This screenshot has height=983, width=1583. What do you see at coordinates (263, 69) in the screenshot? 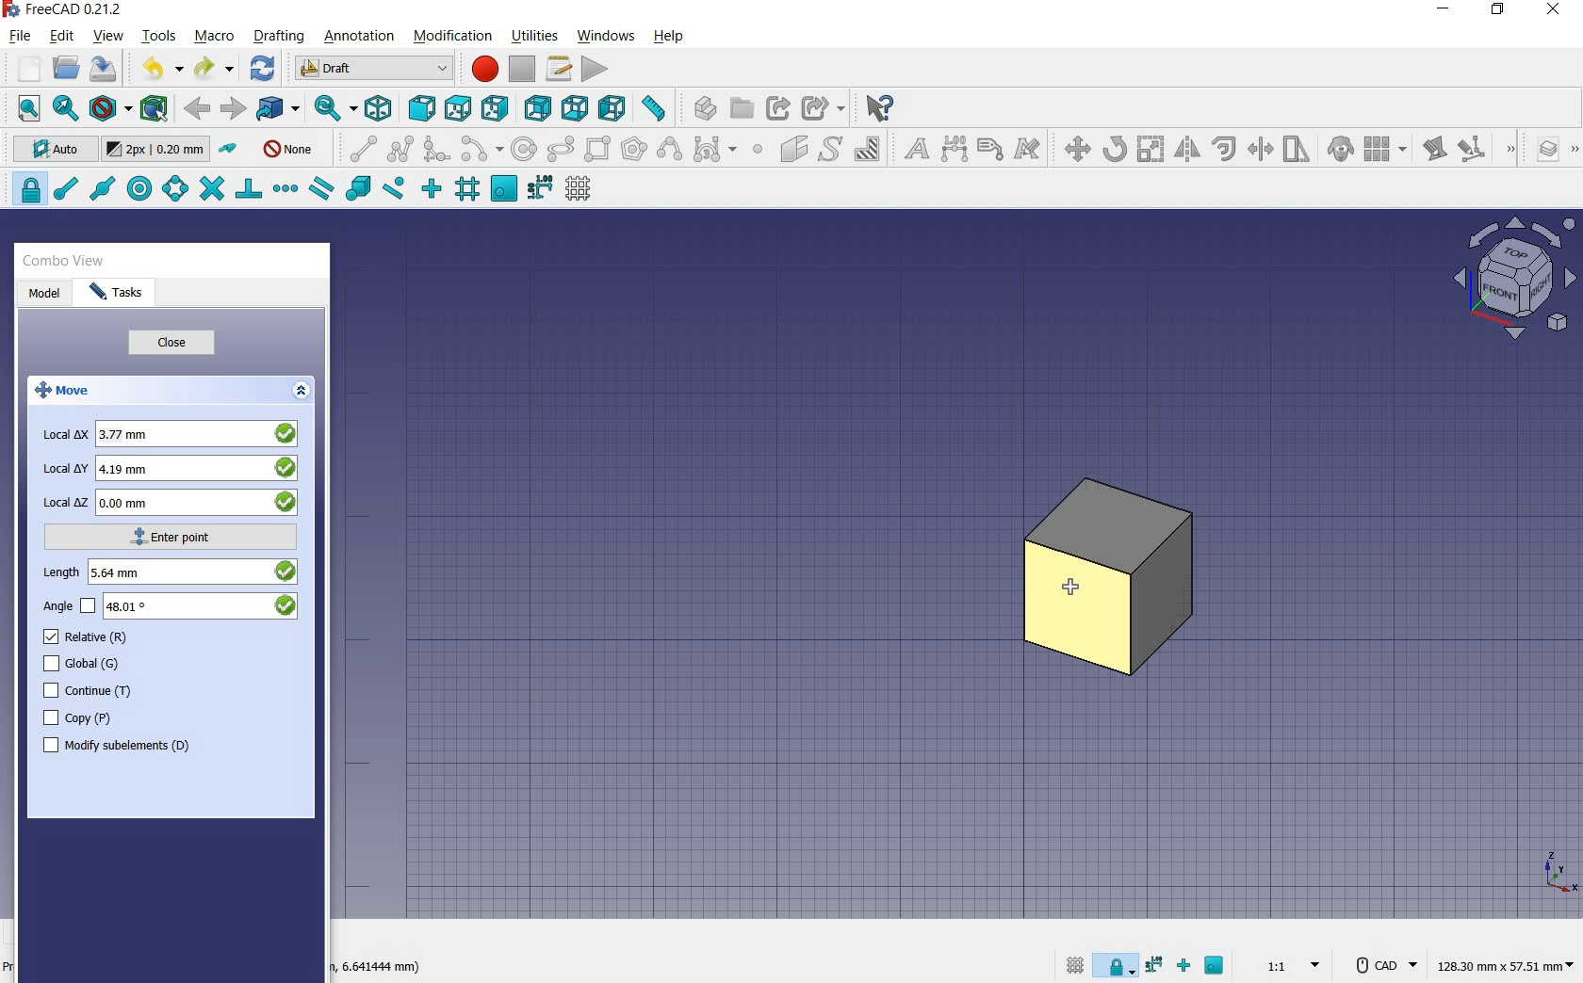
I see `refresh` at bounding box center [263, 69].